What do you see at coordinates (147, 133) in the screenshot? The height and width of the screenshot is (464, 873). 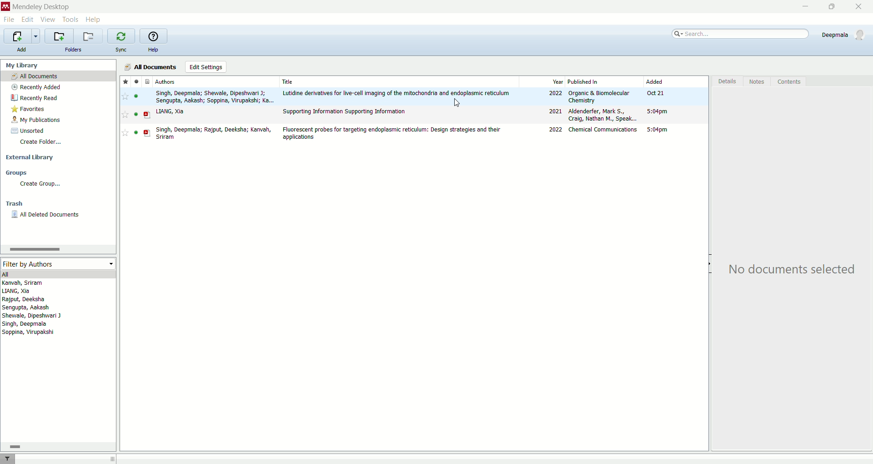 I see `PDF` at bounding box center [147, 133].